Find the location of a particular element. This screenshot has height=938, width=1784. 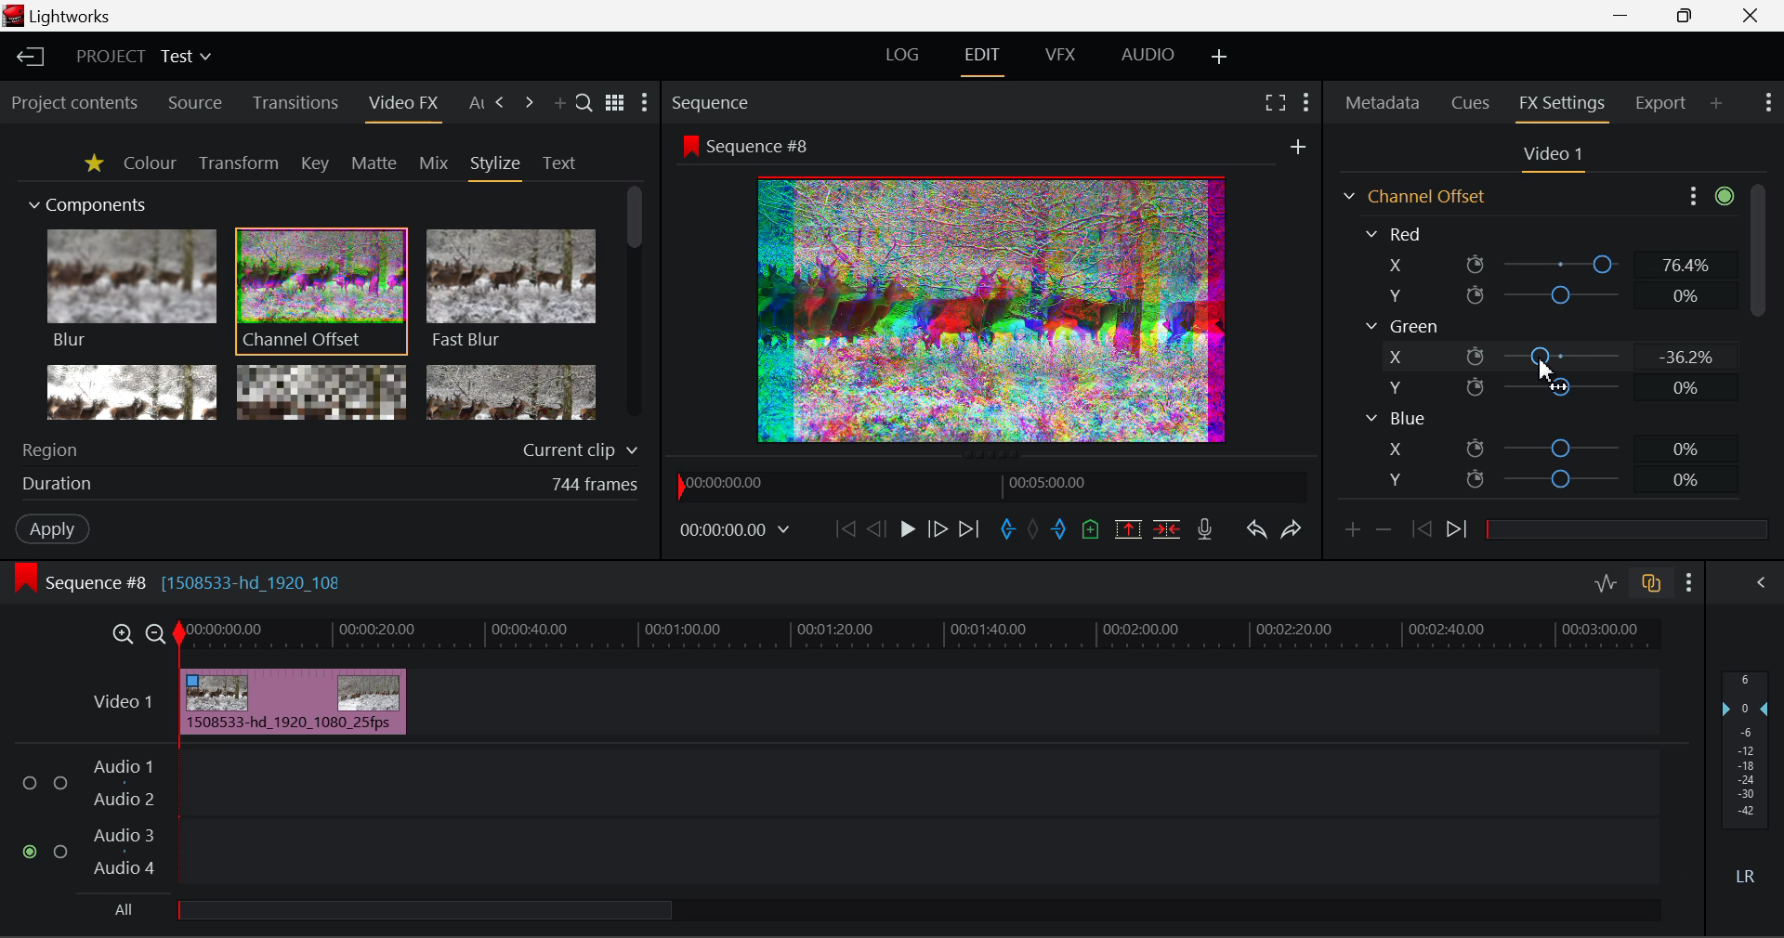

Export is located at coordinates (1661, 103).